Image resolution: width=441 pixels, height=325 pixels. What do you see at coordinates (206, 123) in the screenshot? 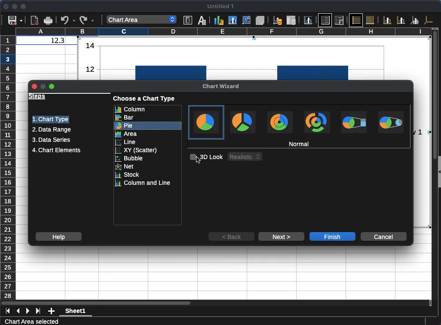
I see `Normal, current selection` at bounding box center [206, 123].